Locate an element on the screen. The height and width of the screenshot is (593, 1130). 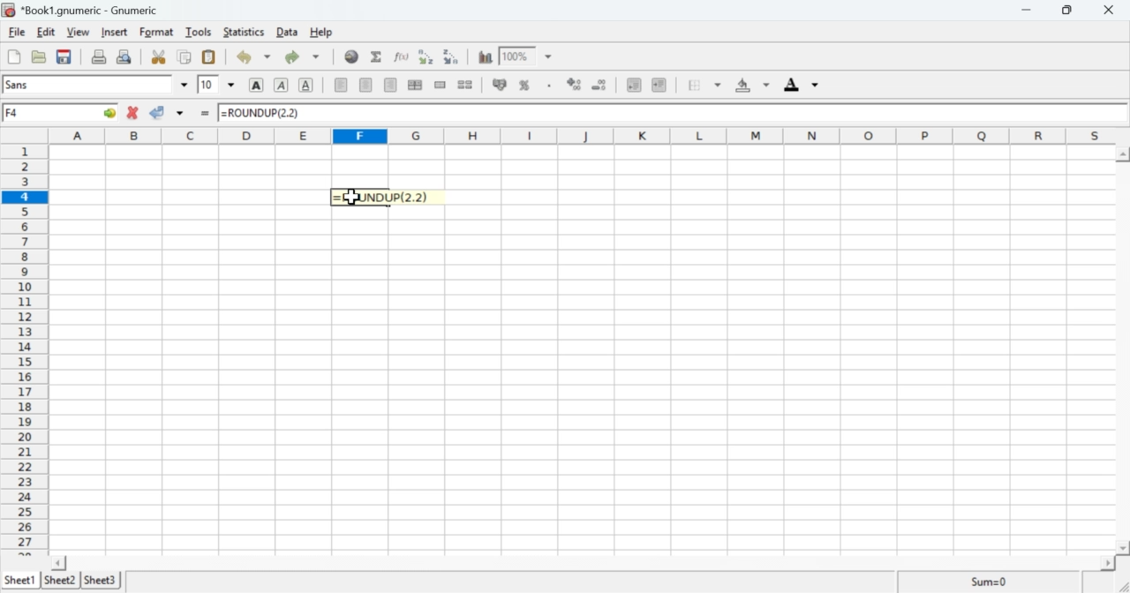
Data is located at coordinates (284, 32).